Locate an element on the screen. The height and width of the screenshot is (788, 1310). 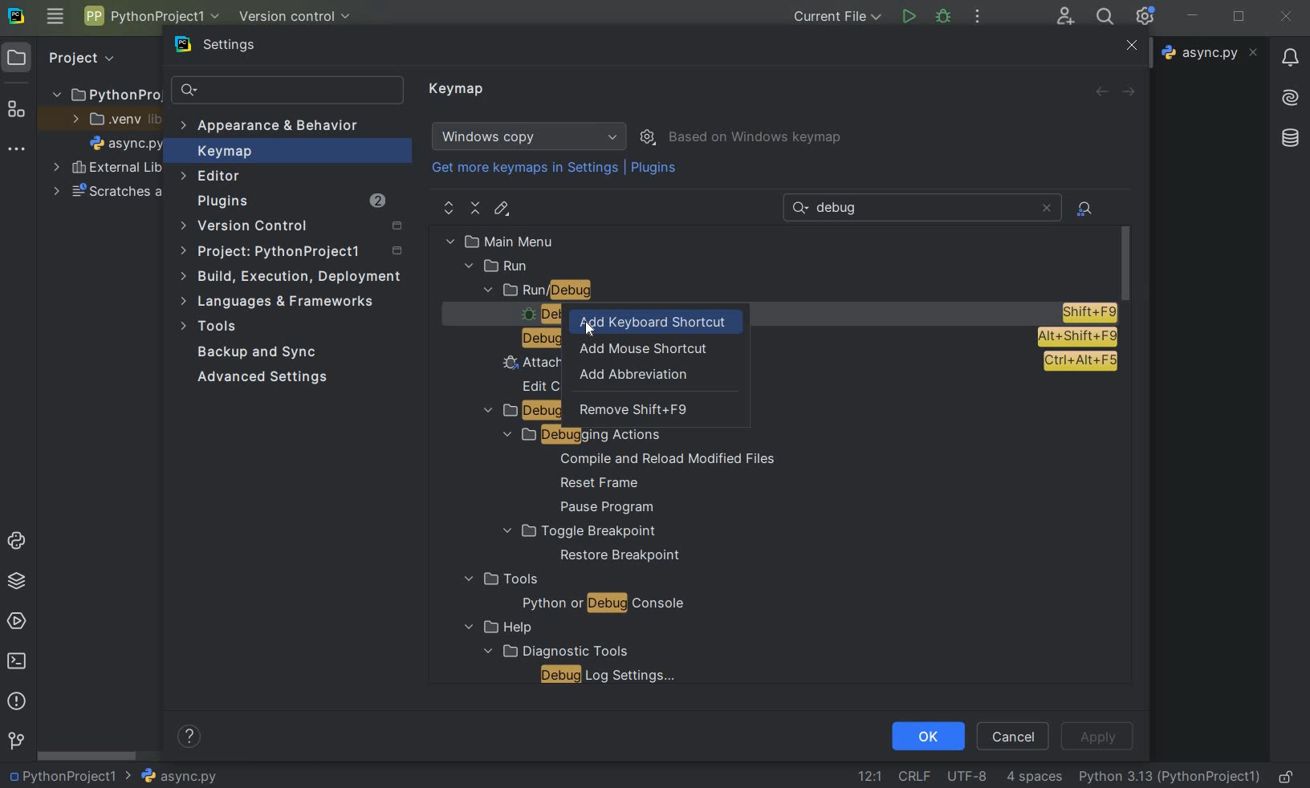
build, execution, deployment is located at coordinates (292, 276).